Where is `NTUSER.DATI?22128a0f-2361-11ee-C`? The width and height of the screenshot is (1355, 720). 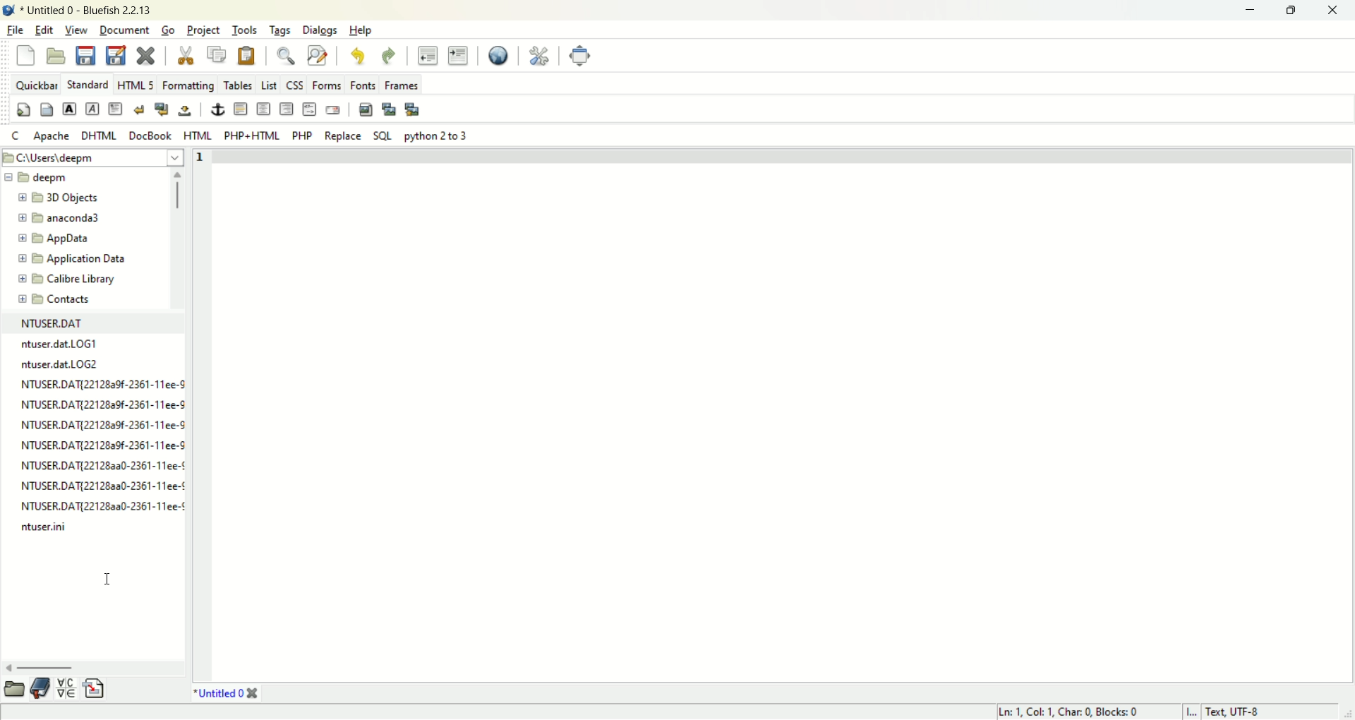
NTUSER.DATI?22128a0f-2361-11ee-C is located at coordinates (102, 424).